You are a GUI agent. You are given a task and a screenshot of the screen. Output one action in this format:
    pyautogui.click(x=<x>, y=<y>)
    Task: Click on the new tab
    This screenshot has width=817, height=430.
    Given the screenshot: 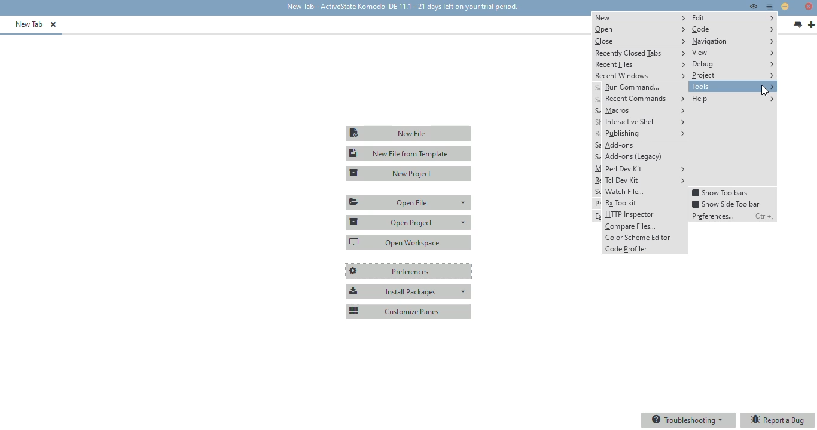 What is the action you would take?
    pyautogui.click(x=811, y=25)
    